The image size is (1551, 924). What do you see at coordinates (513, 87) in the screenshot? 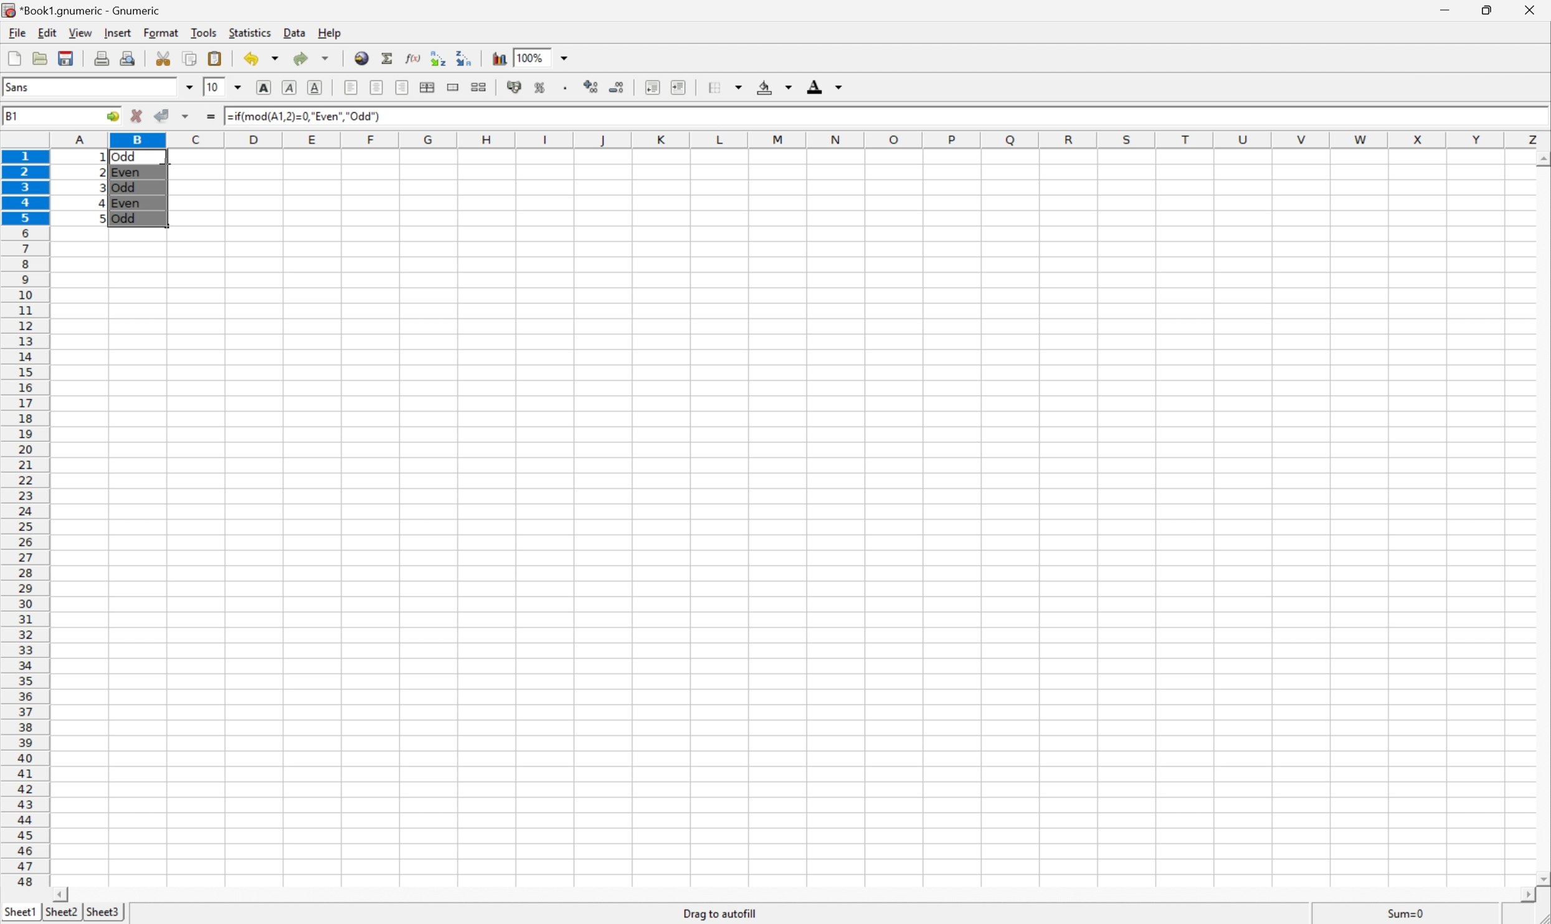
I see `Format selection as accounting` at bounding box center [513, 87].